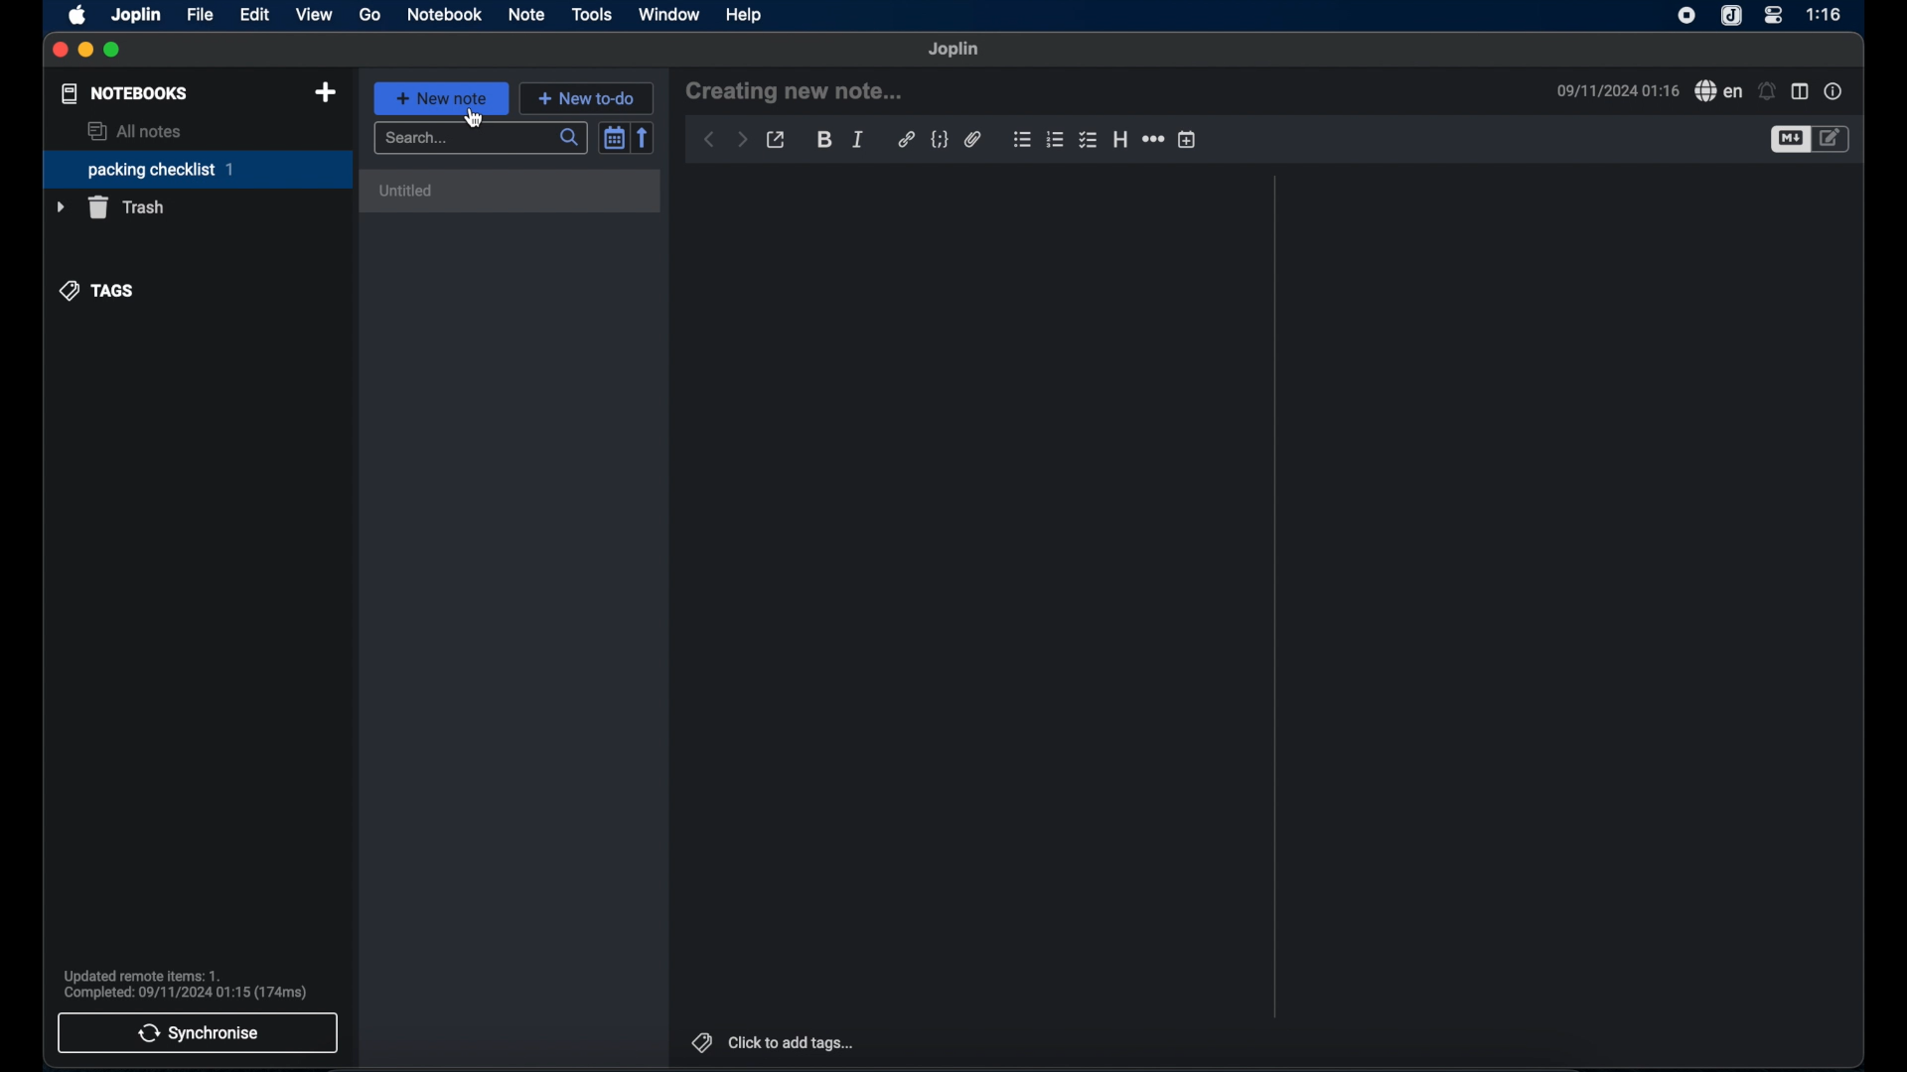  I want to click on spell check, so click(1718, 91).